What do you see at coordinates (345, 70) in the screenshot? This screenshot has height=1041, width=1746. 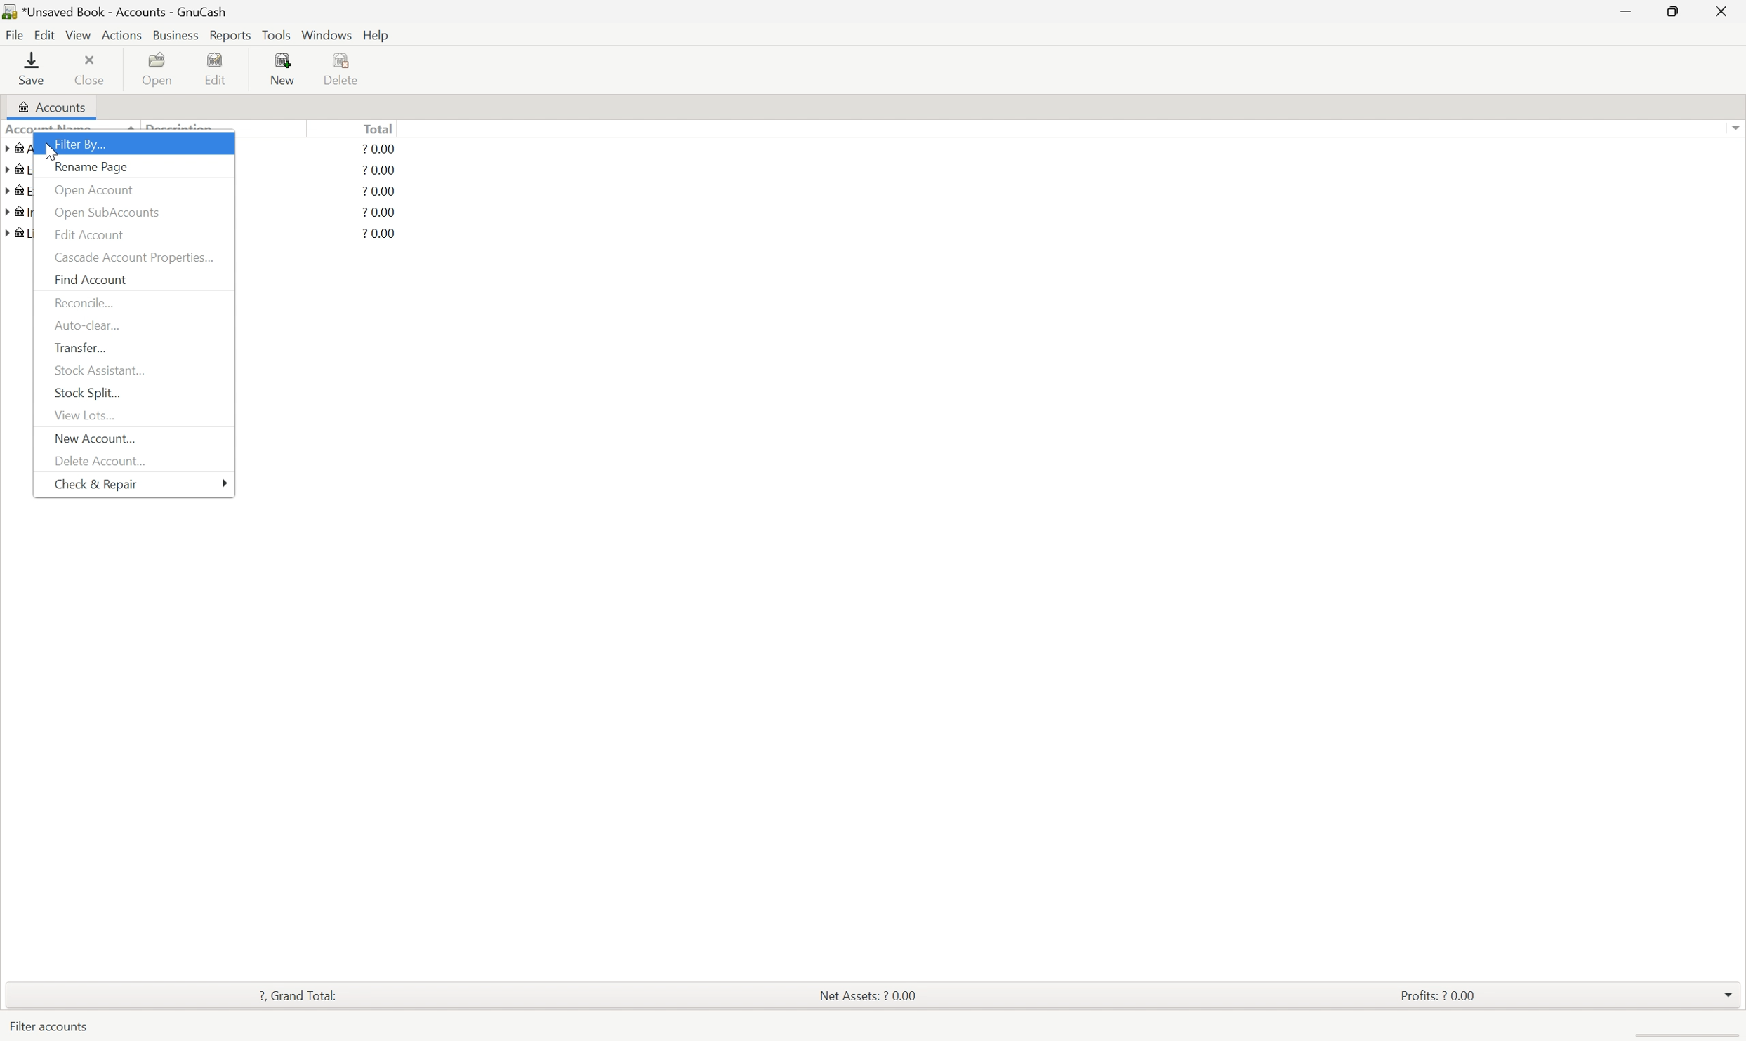 I see `Delete` at bounding box center [345, 70].